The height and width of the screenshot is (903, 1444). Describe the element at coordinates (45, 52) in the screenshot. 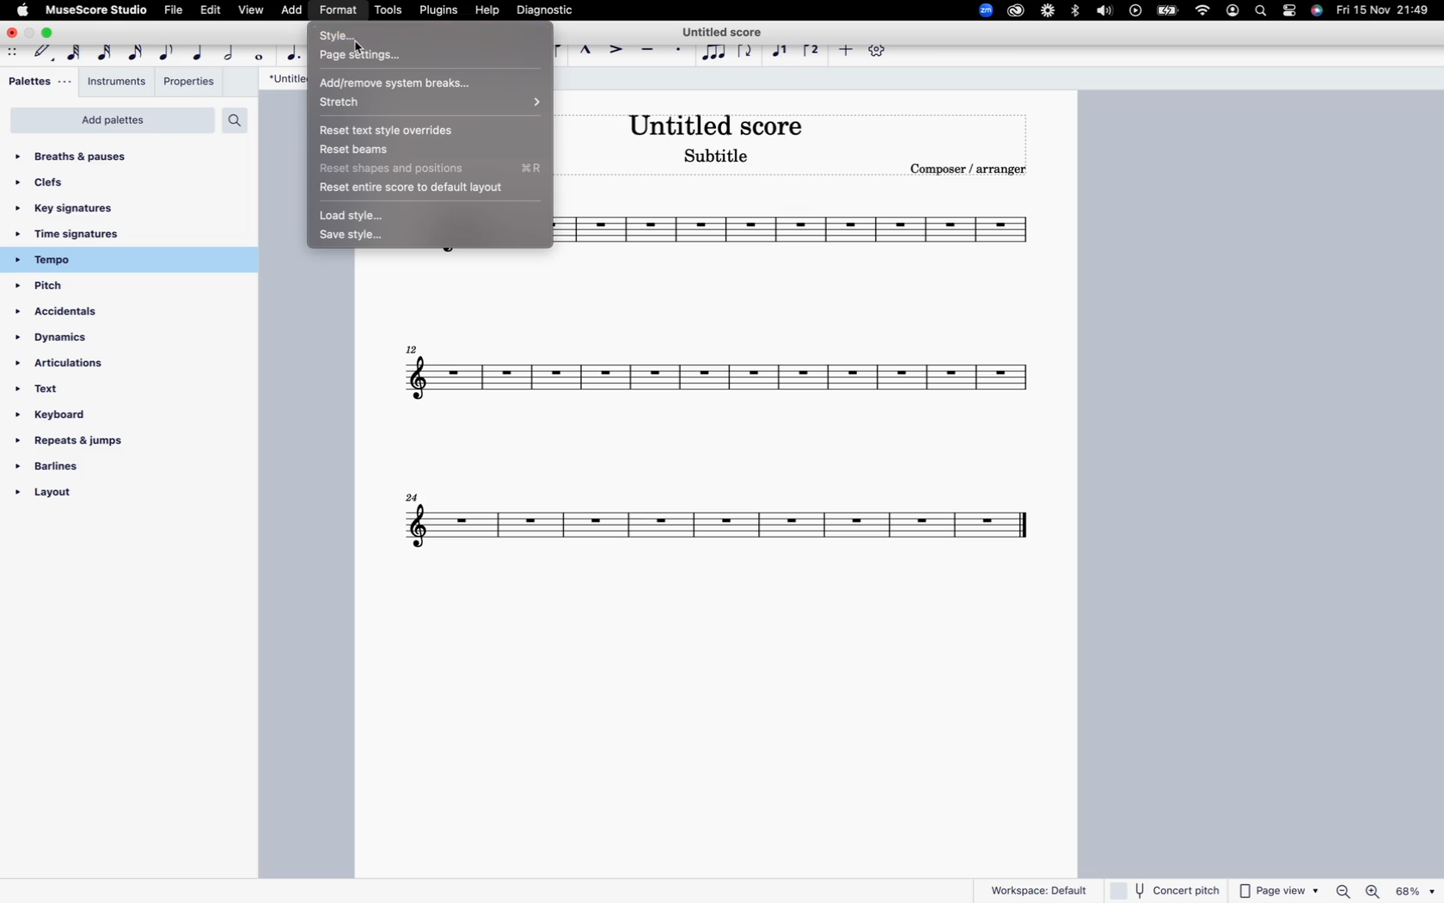

I see `default` at that location.